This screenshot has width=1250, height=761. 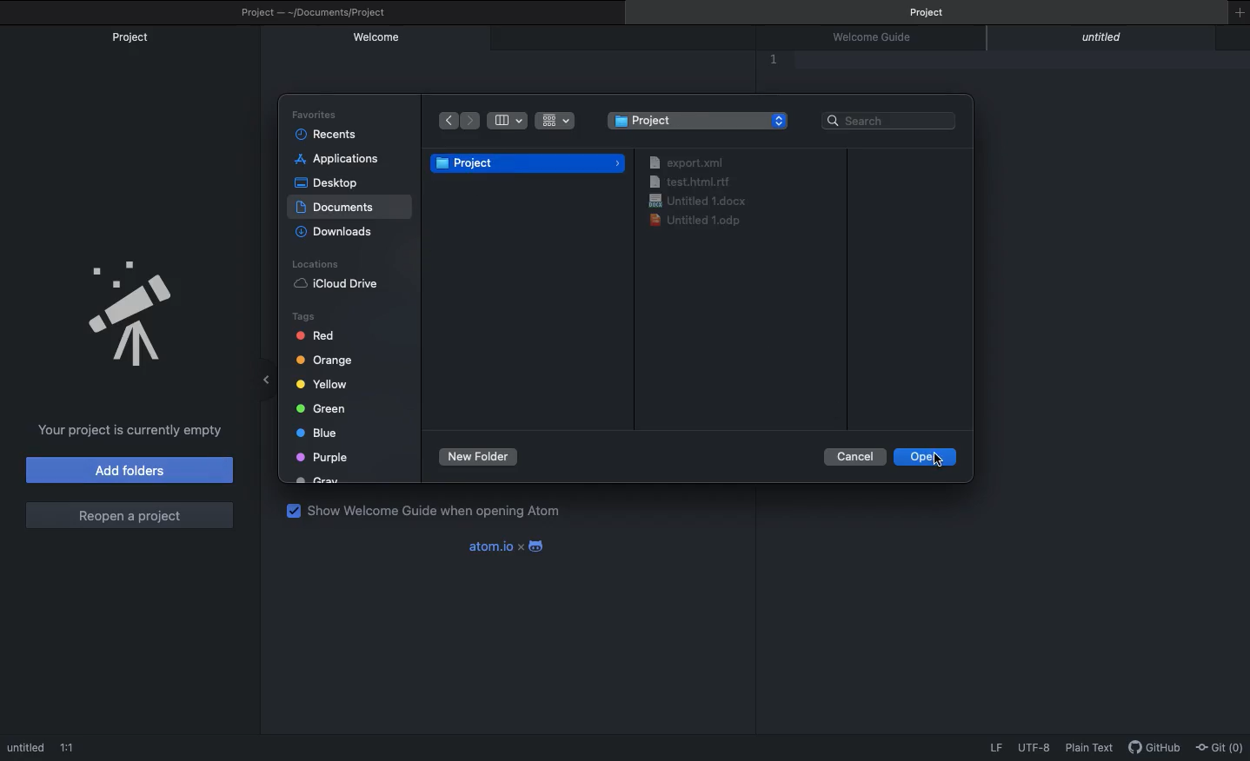 I want to click on Forward, so click(x=470, y=122).